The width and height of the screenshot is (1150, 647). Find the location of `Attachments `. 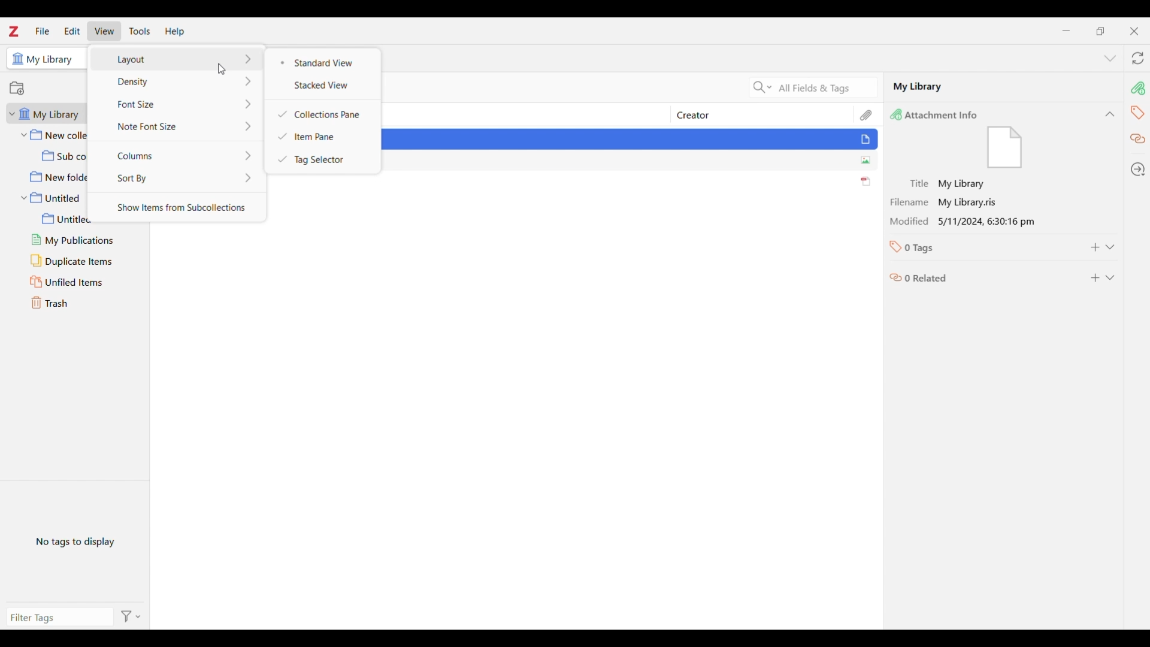

Attachments  is located at coordinates (866, 114).